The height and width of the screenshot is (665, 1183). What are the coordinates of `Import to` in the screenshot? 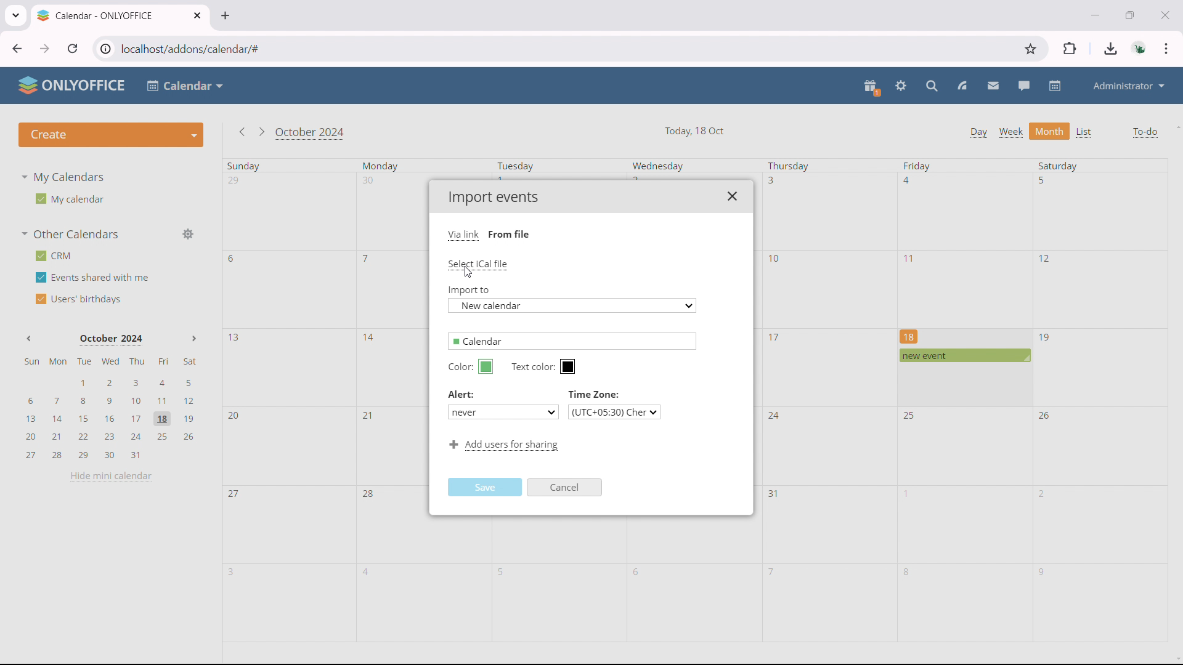 It's located at (470, 290).